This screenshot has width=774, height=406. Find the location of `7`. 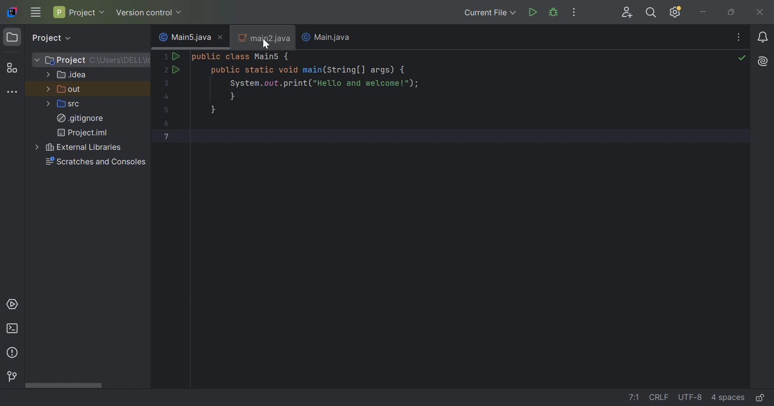

7 is located at coordinates (166, 137).